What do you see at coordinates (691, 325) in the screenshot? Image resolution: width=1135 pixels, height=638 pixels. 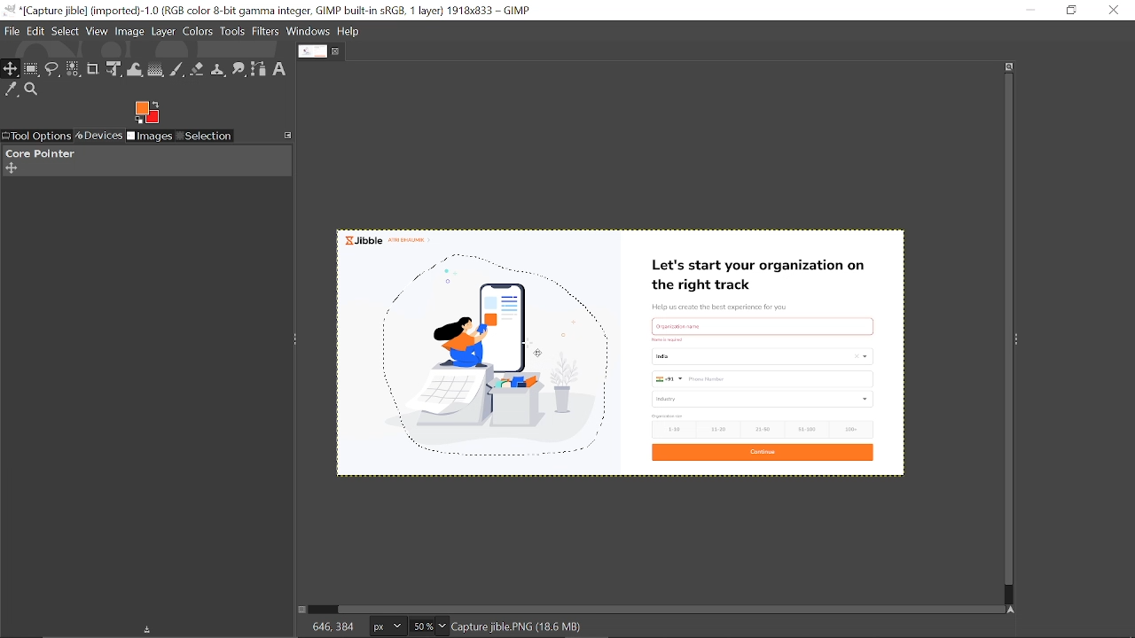 I see `text` at bounding box center [691, 325].